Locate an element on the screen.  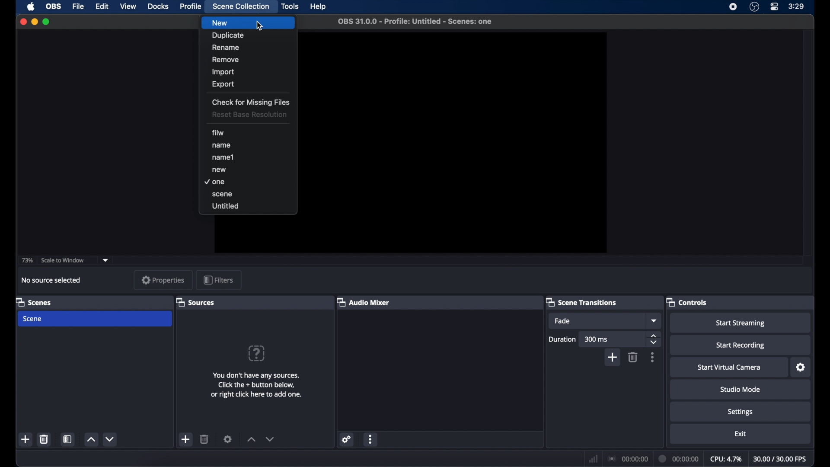
obs is located at coordinates (54, 6).